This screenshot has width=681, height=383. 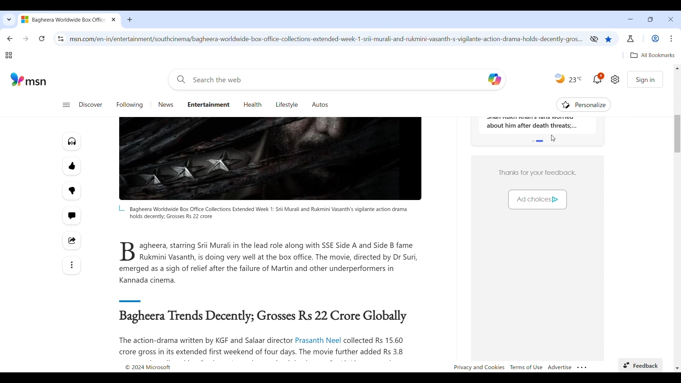 I want to click on Cursor position unchanged after saving bookmark, so click(x=553, y=138).